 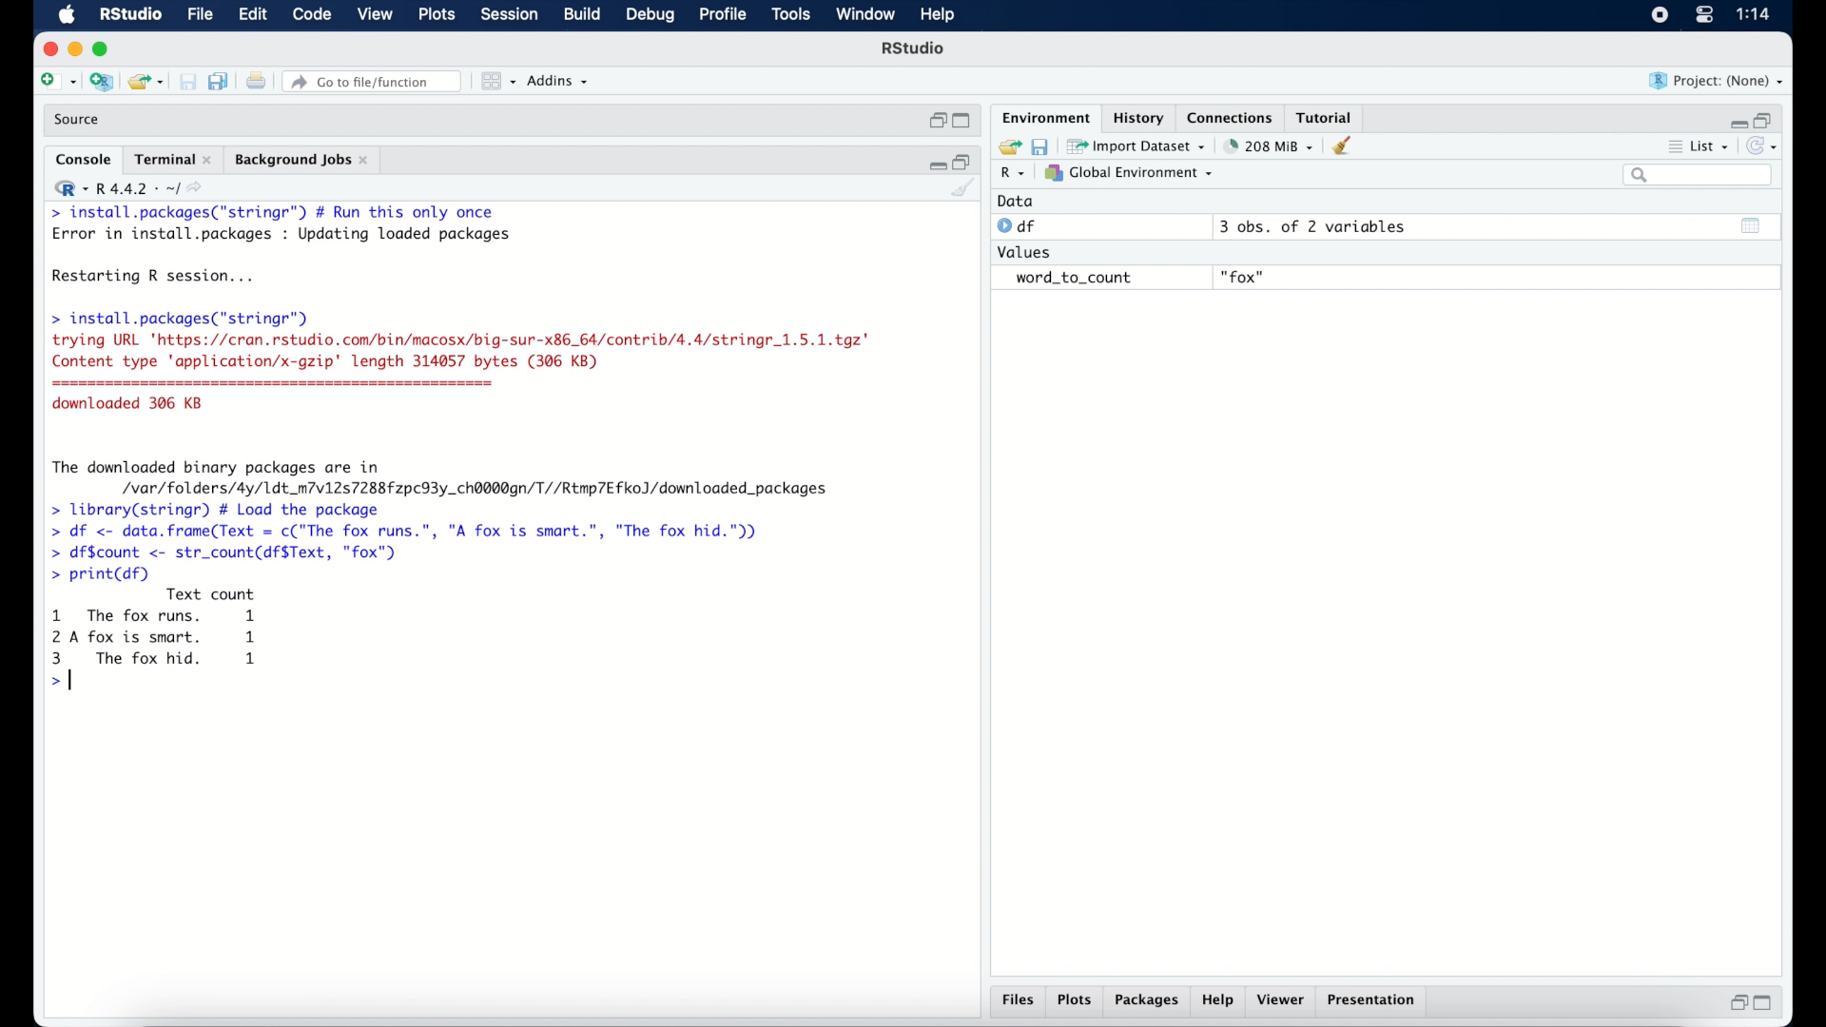 What do you see at coordinates (1700, 148) in the screenshot?
I see `list` at bounding box center [1700, 148].